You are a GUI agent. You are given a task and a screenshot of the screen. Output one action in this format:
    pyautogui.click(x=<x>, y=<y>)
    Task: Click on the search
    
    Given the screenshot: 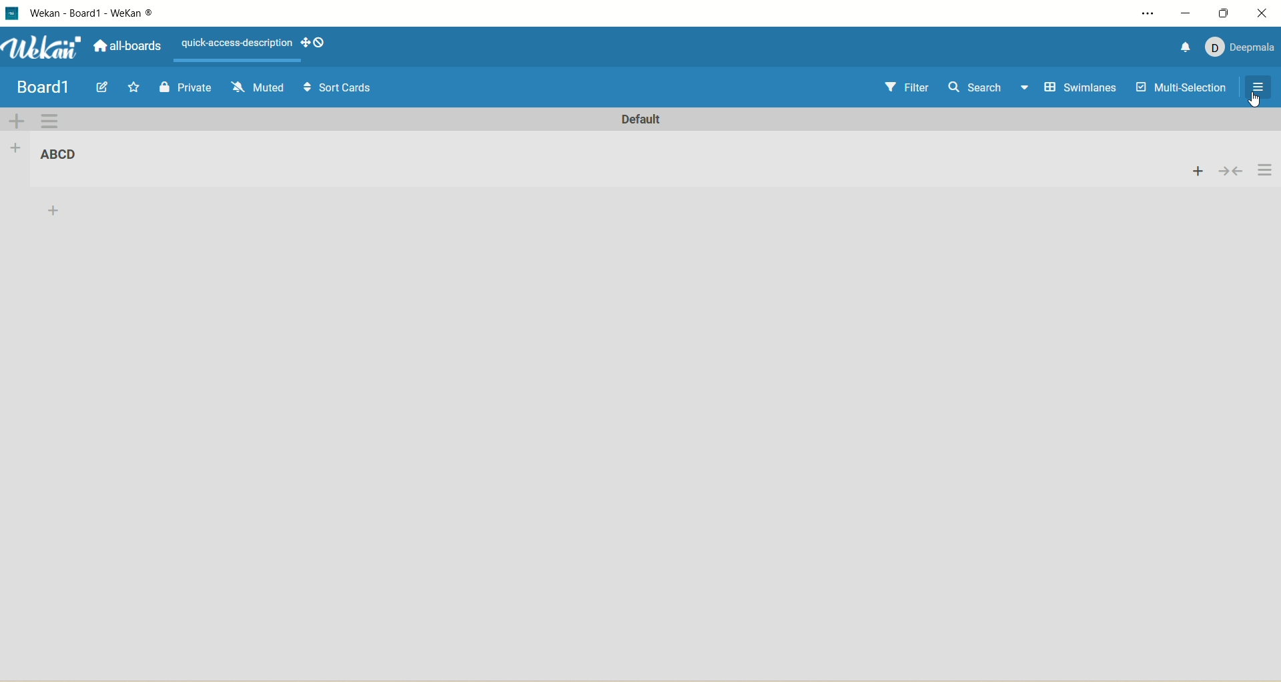 What is the action you would take?
    pyautogui.click(x=987, y=89)
    